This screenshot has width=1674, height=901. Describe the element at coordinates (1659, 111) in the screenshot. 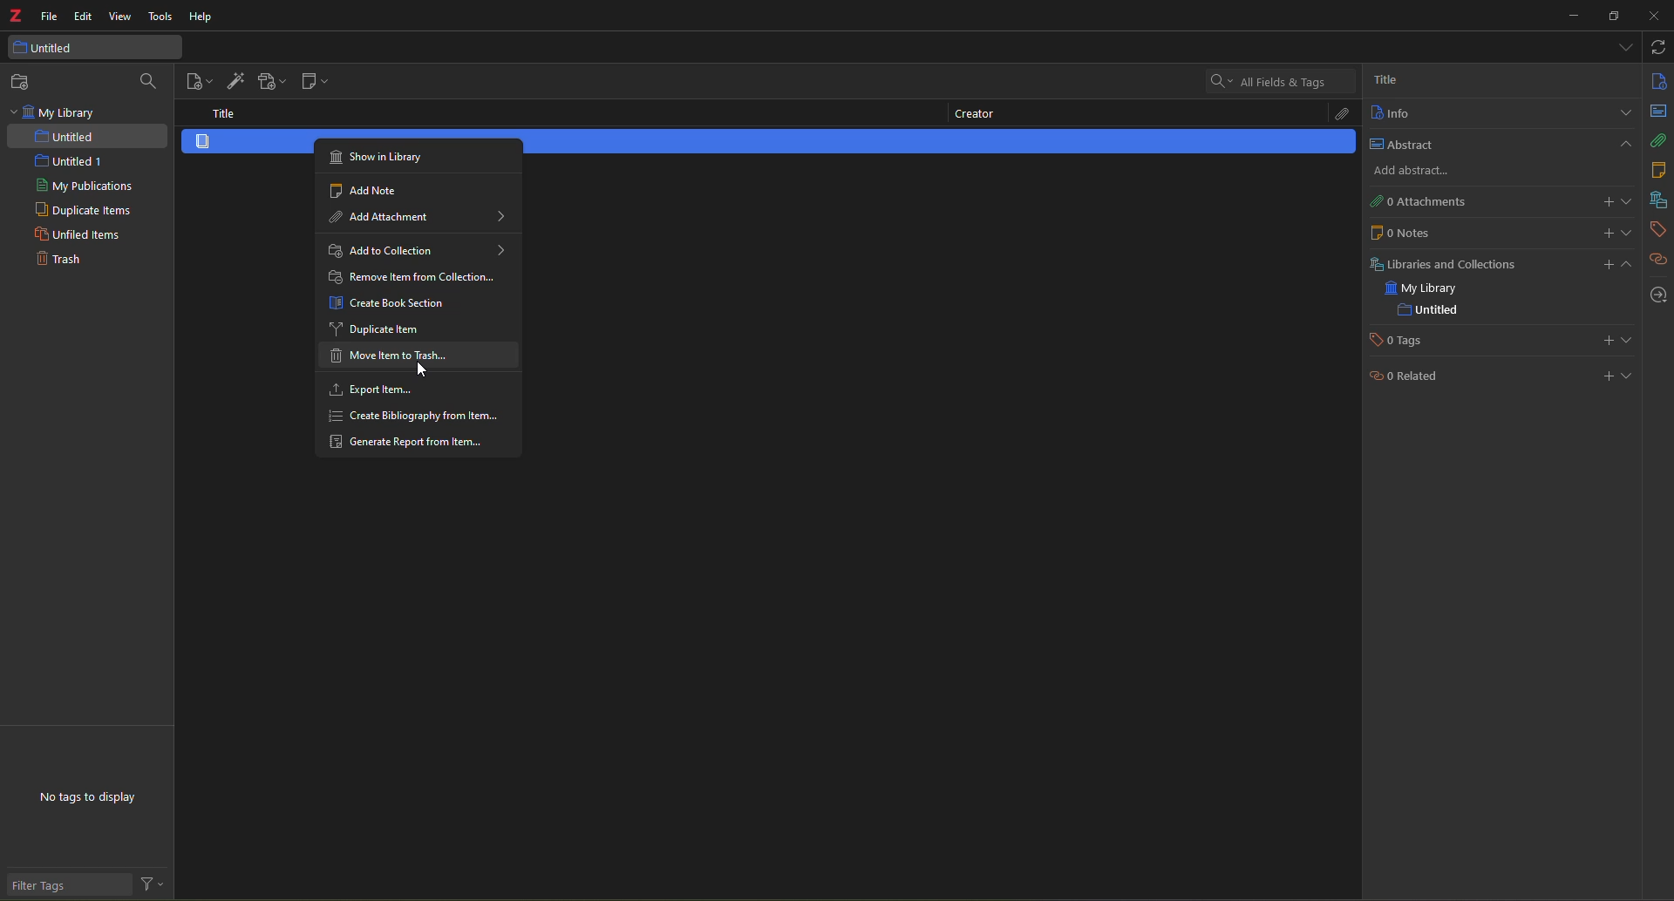

I see `abstract` at that location.